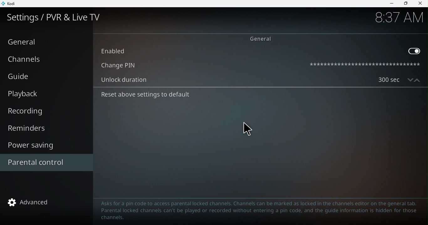 This screenshot has width=428, height=225. What do you see at coordinates (418, 79) in the screenshot?
I see `increase` at bounding box center [418, 79].